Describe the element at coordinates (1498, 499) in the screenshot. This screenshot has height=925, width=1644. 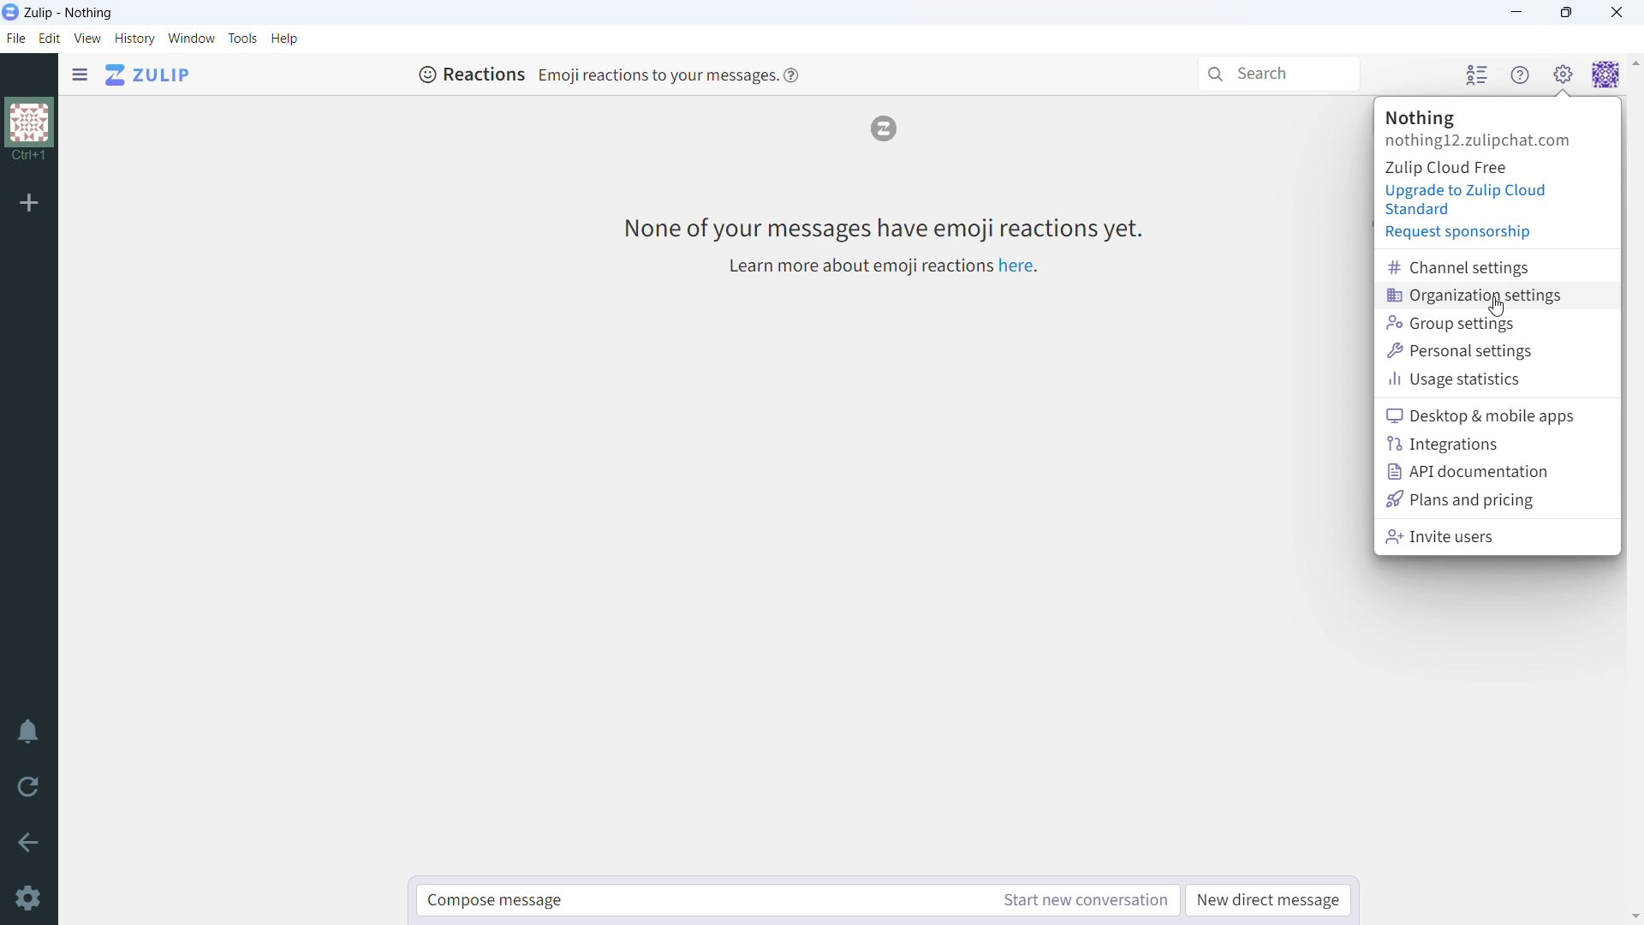
I see `plans and pricing` at that location.